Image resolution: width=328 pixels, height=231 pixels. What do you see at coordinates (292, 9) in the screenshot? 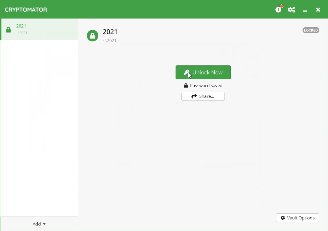
I see `Preferences` at bounding box center [292, 9].